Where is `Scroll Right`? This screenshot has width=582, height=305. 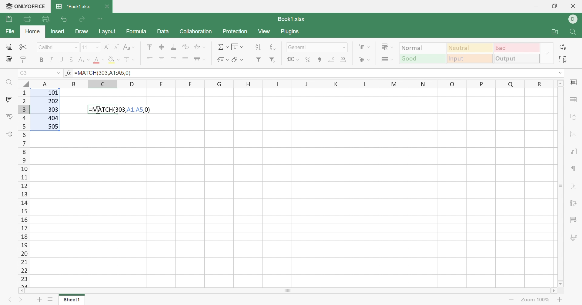
Scroll Right is located at coordinates (558, 292).